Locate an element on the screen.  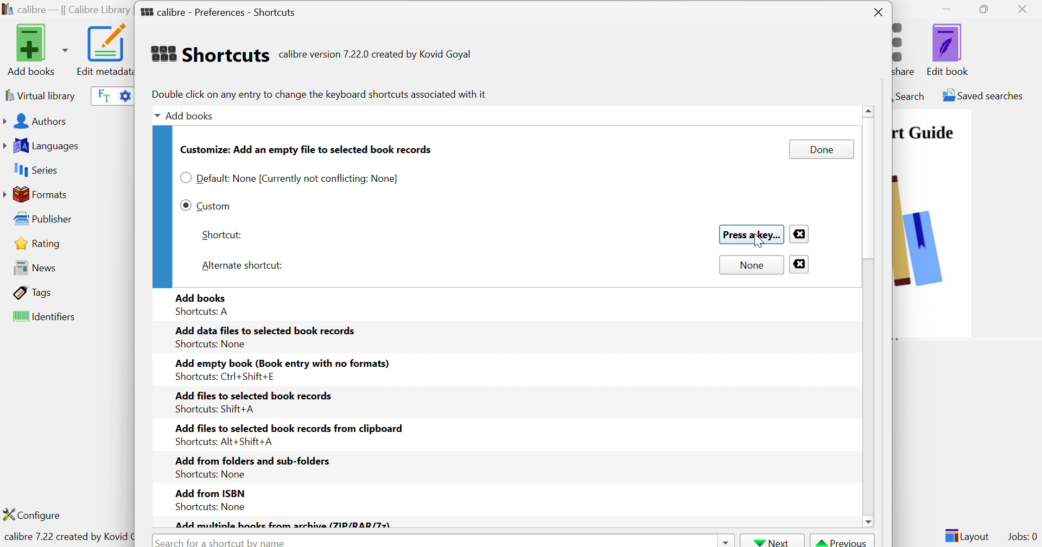
Previous is located at coordinates (843, 541).